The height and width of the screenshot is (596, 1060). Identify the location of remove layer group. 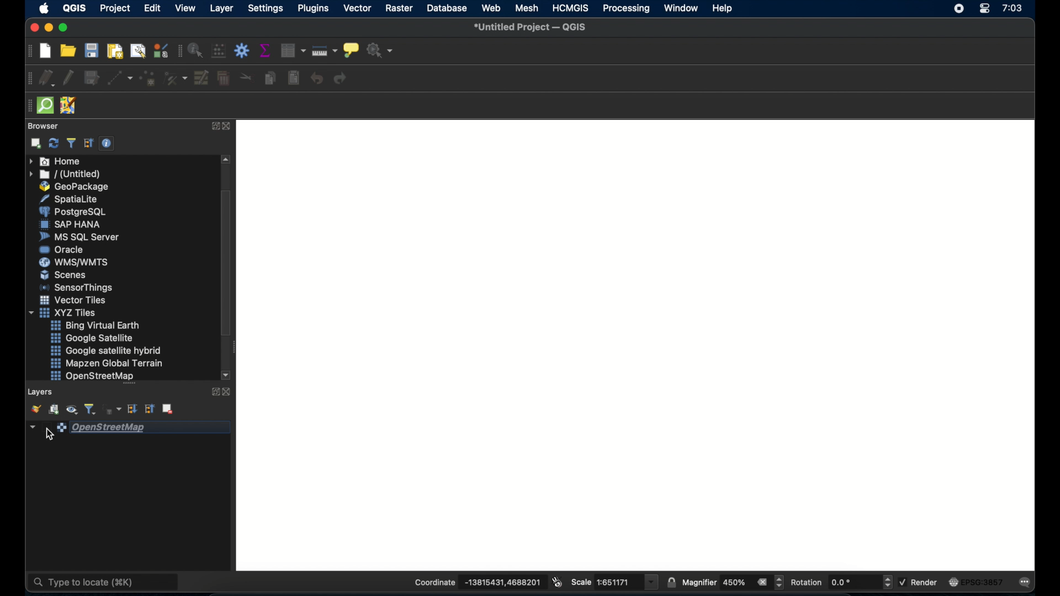
(169, 409).